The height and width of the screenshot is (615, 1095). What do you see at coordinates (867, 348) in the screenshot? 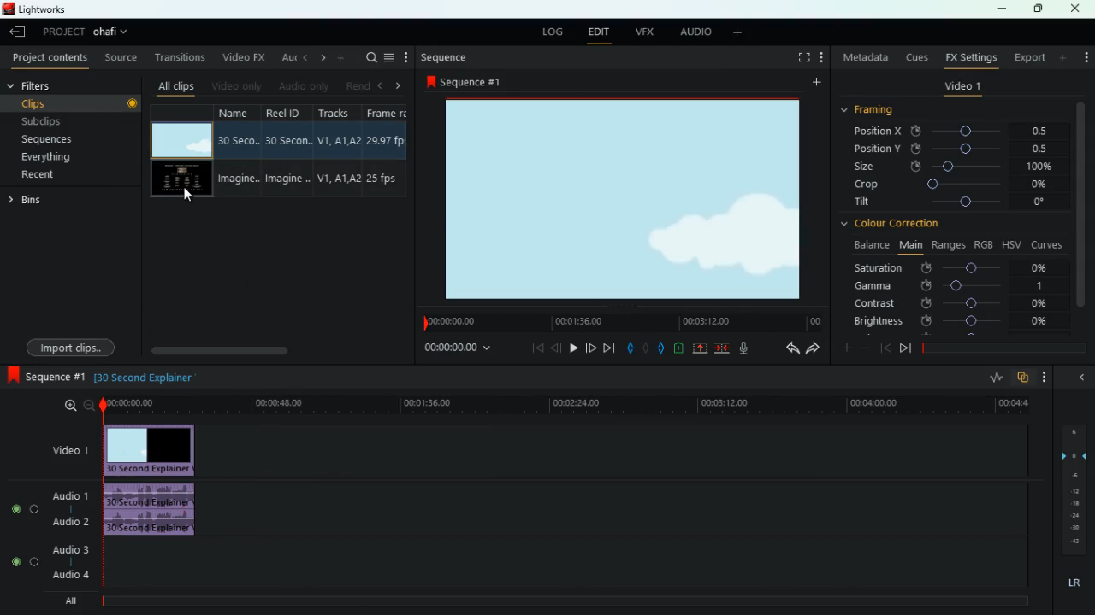
I see `minus` at bounding box center [867, 348].